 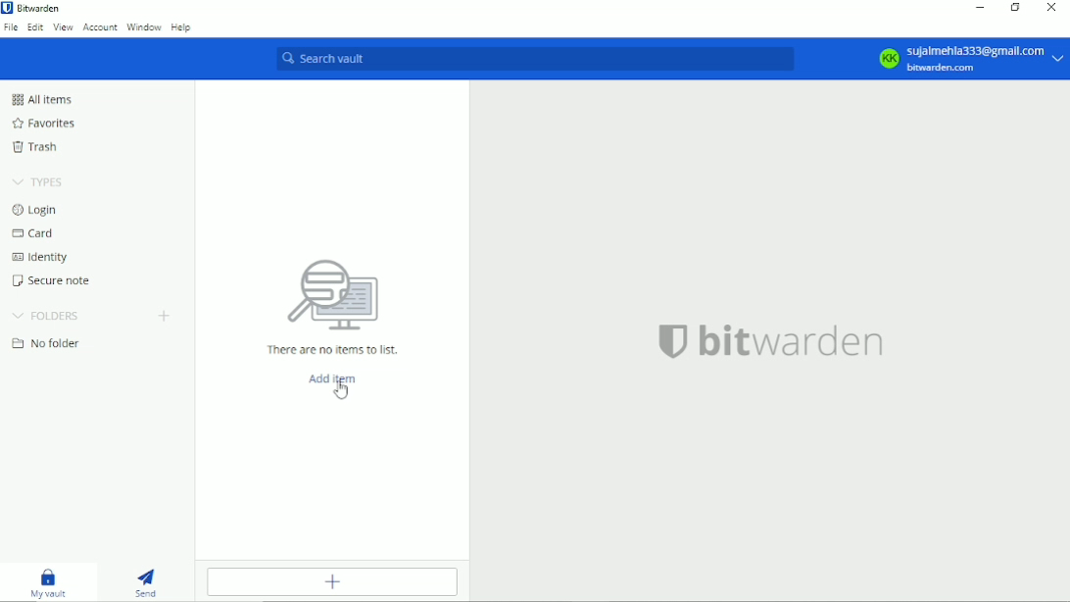 I want to click on View, so click(x=63, y=29).